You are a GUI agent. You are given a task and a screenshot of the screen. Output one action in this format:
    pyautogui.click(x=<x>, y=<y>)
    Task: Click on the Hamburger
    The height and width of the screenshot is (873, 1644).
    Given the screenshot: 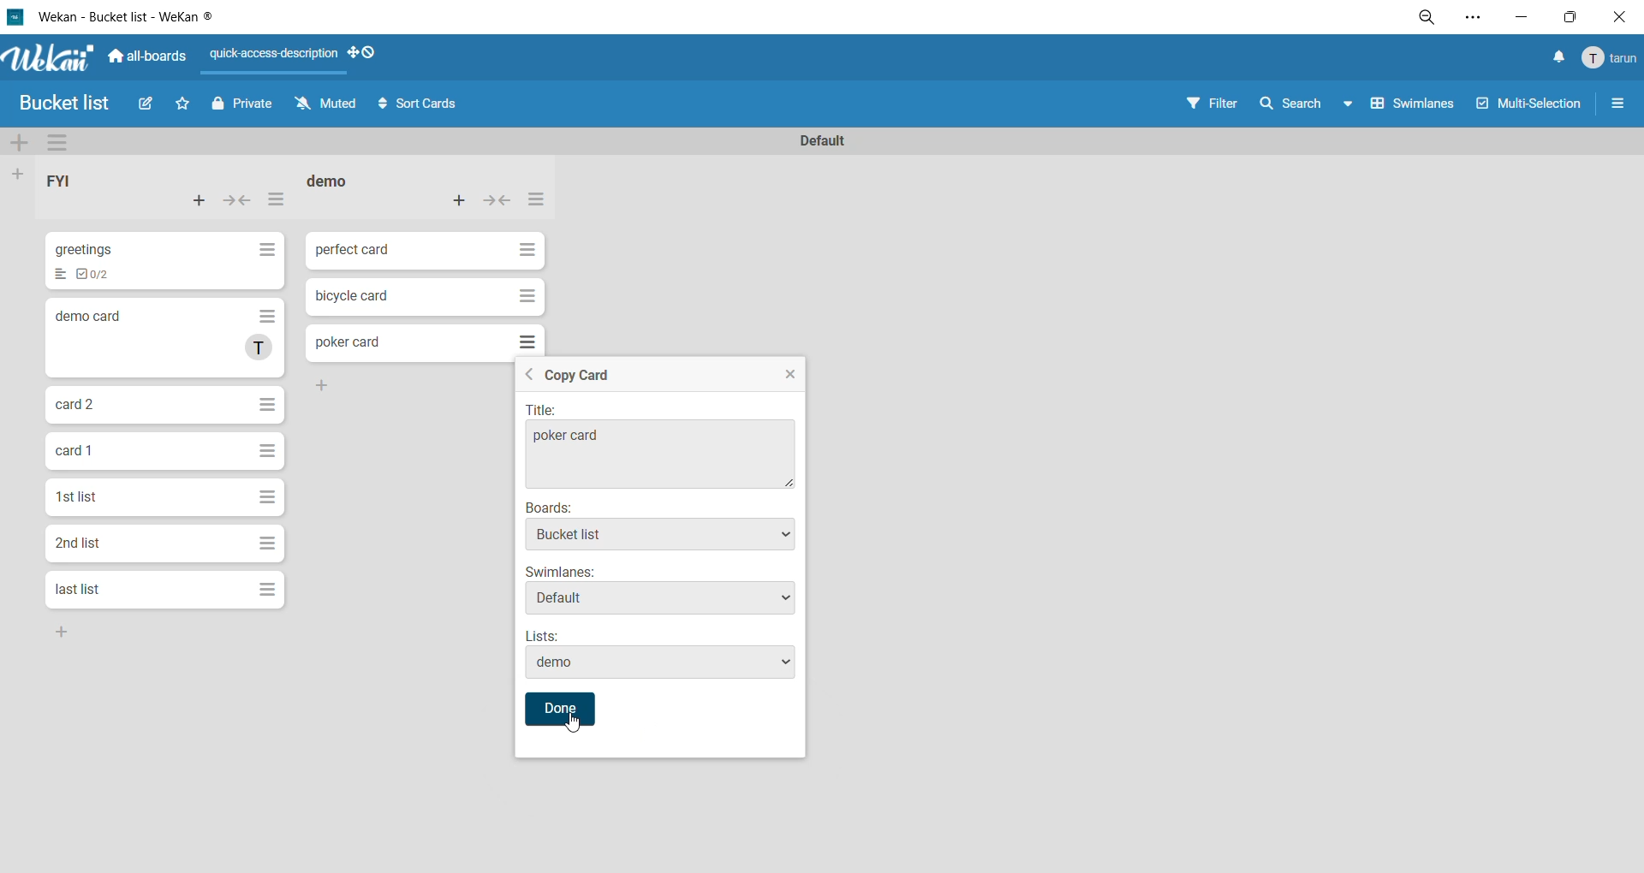 What is the action you would take?
    pyautogui.click(x=271, y=315)
    